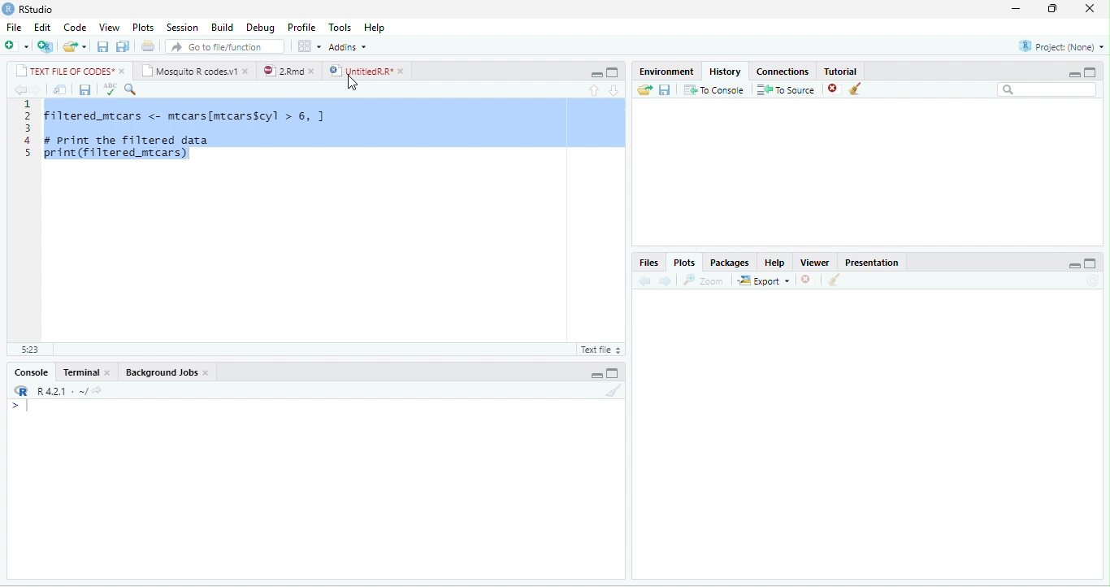  Describe the element at coordinates (189, 116) in the screenshot. I see `filtered_mtcars <- mtcars[mtcarsScyl > 6, ]` at that location.